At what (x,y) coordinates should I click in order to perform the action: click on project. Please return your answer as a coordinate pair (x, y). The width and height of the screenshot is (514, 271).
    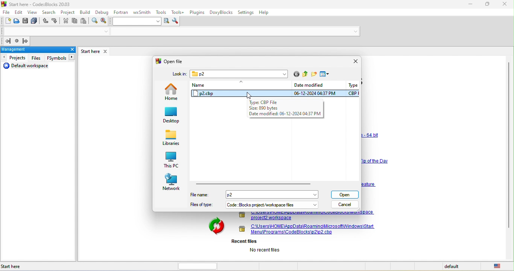
    Looking at the image, I should click on (68, 12).